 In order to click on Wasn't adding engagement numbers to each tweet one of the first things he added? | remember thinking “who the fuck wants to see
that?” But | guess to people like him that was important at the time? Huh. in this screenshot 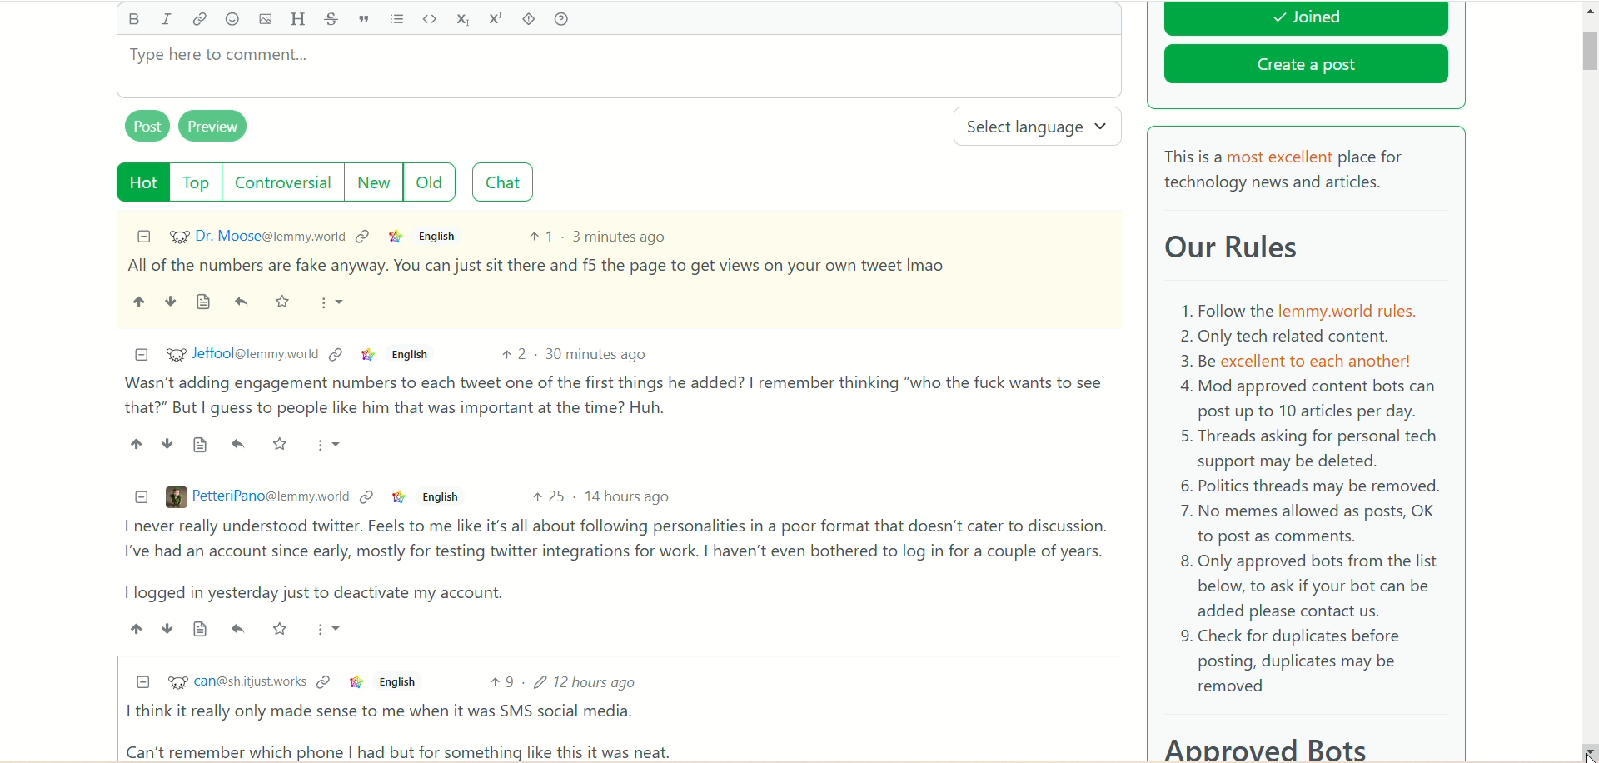, I will do `click(614, 396)`.